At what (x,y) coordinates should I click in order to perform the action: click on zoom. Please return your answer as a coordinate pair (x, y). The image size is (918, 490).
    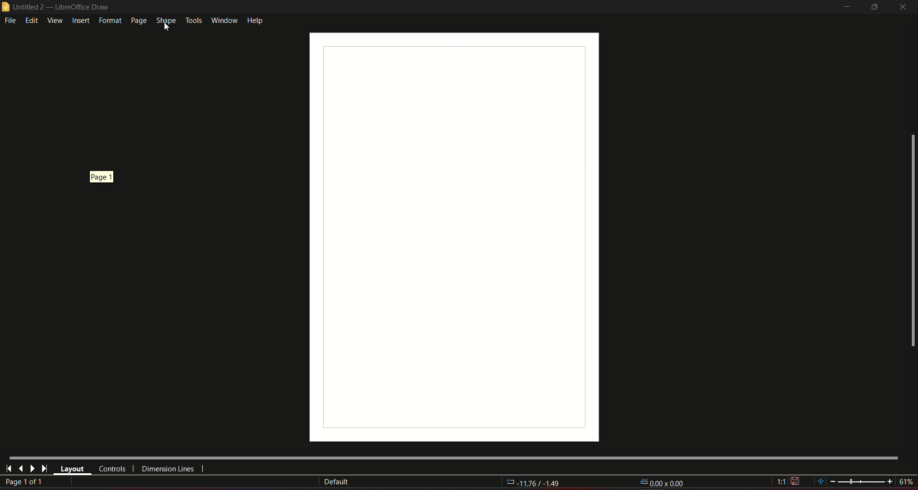
    Looking at the image, I should click on (864, 481).